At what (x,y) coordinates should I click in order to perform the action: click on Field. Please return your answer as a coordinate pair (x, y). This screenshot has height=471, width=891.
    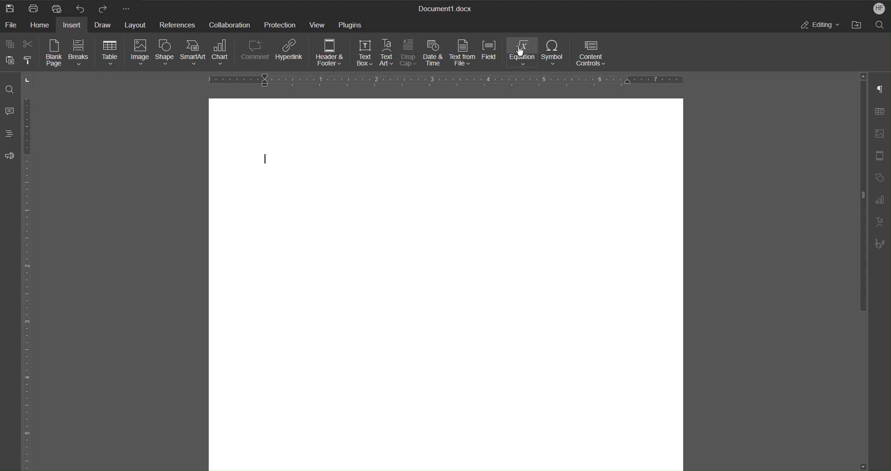
    Looking at the image, I should click on (491, 54).